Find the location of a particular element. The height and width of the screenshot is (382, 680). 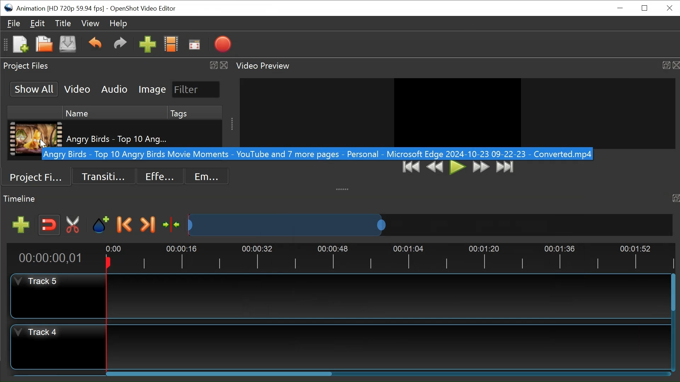

Project Files Panel is located at coordinates (27, 67).